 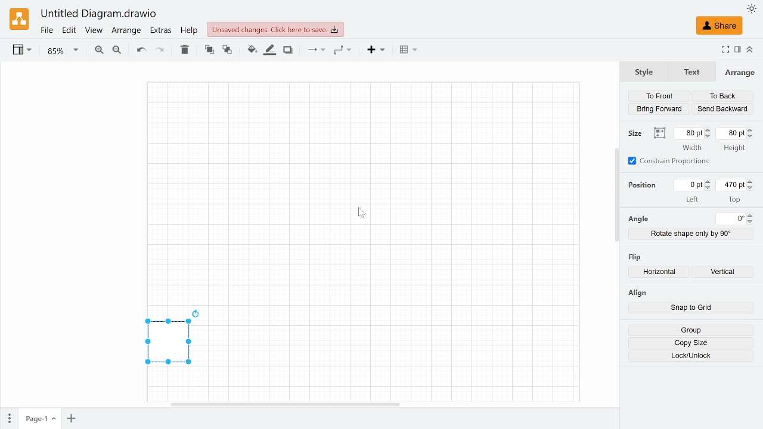 I want to click on View, so click(x=93, y=31).